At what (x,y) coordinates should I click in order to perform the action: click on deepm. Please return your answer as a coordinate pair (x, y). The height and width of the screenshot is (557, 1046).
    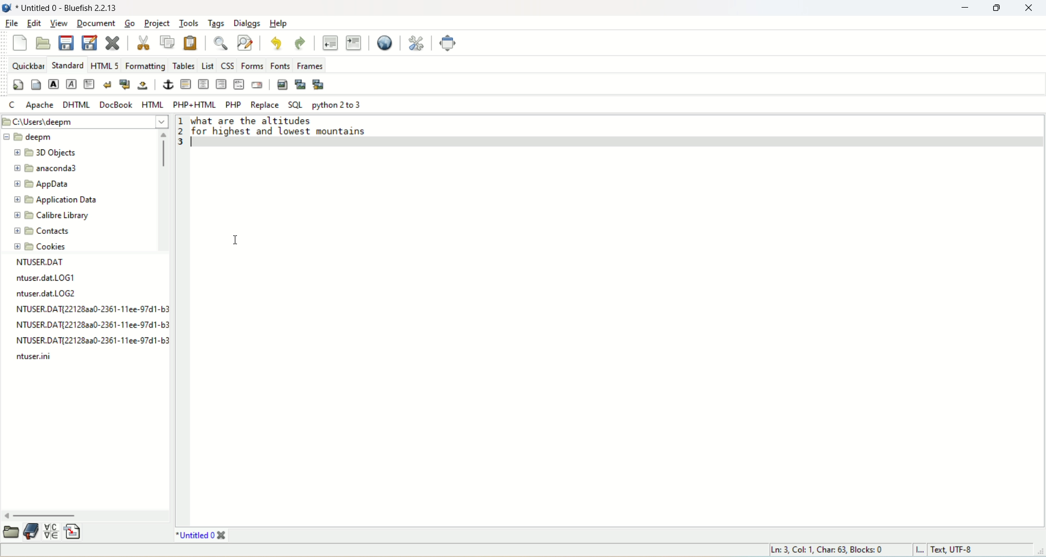
    Looking at the image, I should click on (31, 136).